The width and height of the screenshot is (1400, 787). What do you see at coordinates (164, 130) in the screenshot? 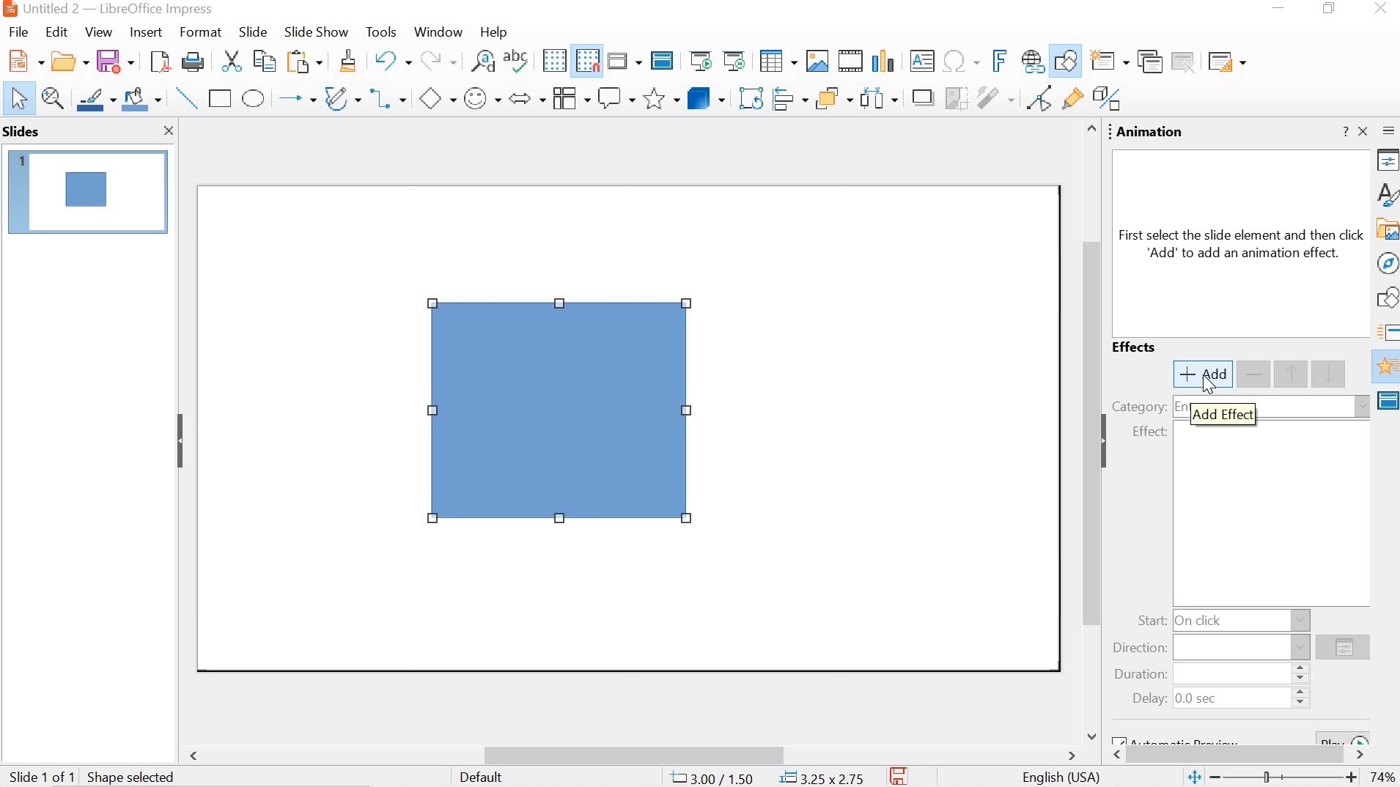
I see `close pane` at bounding box center [164, 130].